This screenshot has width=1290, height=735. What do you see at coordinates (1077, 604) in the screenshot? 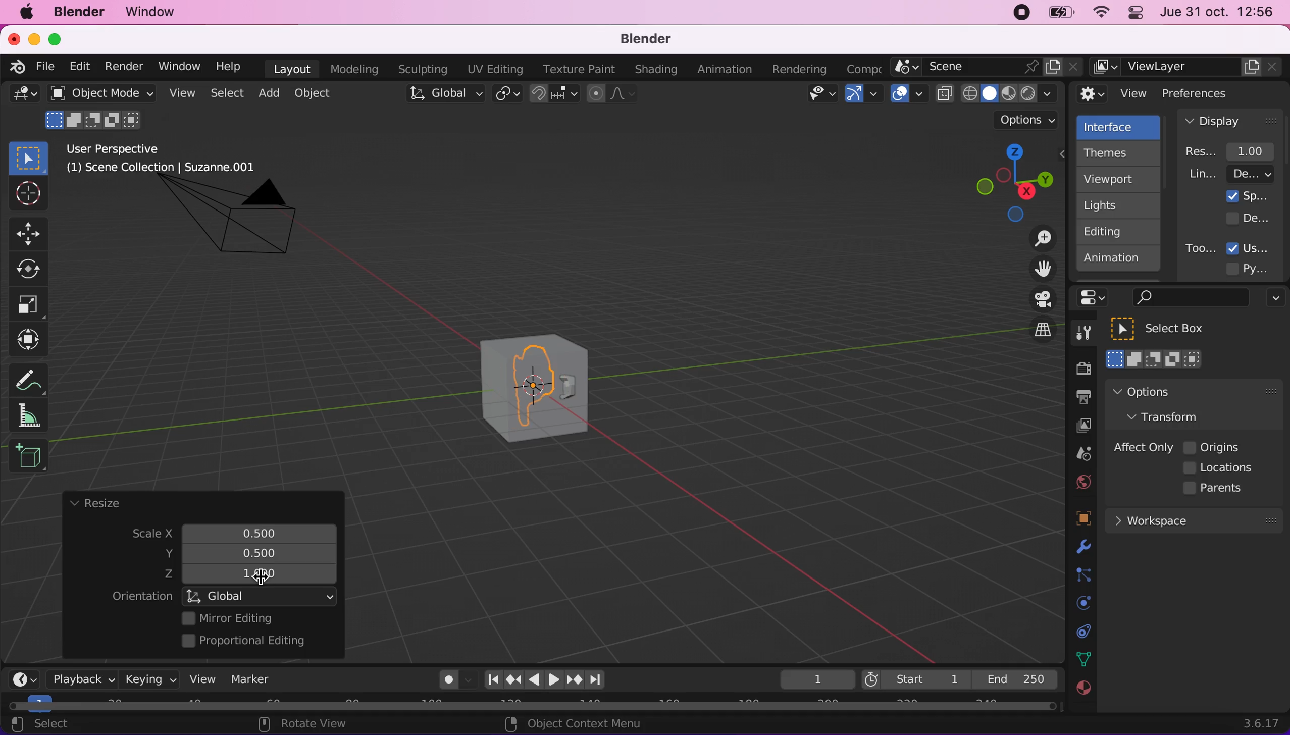
I see `physics prompts` at bounding box center [1077, 604].